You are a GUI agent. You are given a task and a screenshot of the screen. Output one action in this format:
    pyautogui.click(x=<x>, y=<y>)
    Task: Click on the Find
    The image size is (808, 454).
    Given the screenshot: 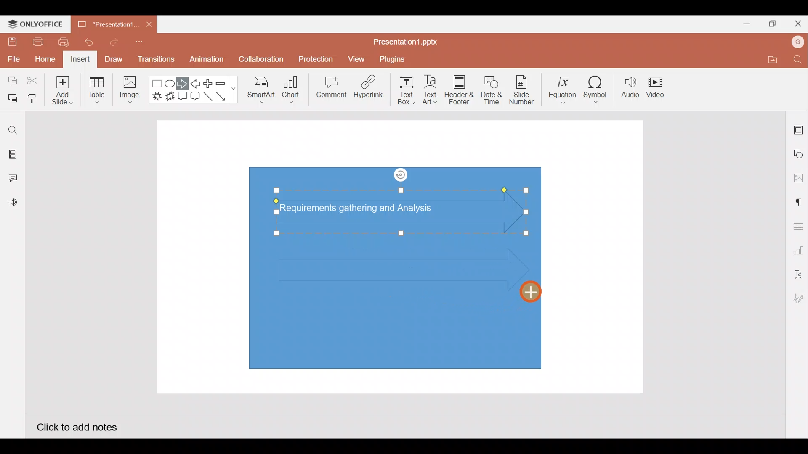 What is the action you would take?
    pyautogui.click(x=799, y=59)
    